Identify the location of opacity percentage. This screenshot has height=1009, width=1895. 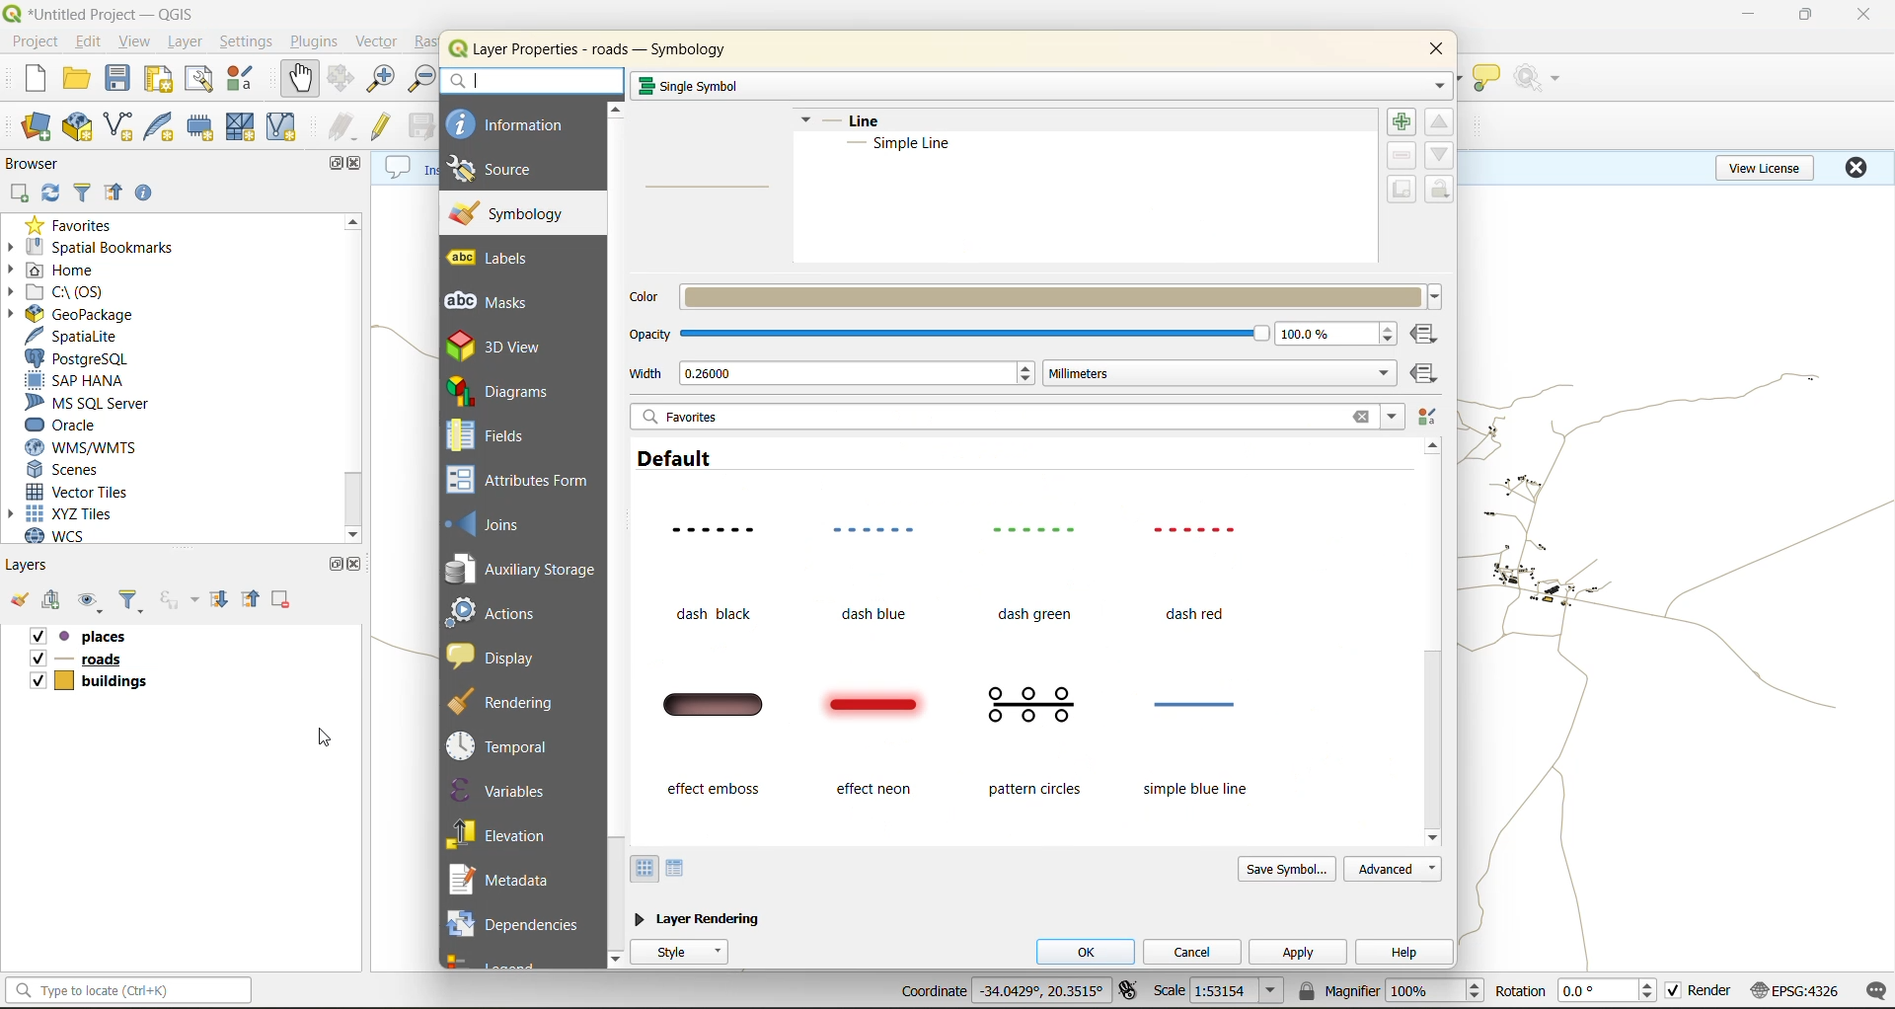
(1338, 332).